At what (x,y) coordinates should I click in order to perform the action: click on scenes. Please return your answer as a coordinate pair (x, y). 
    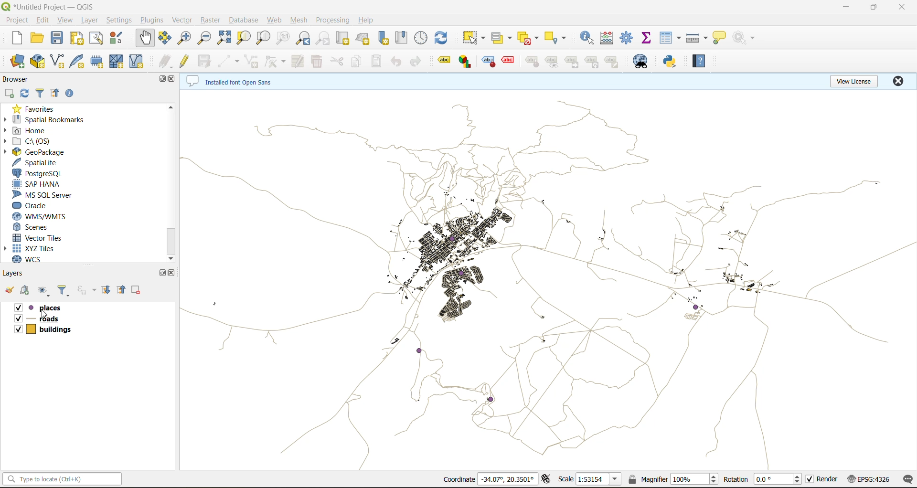
    Looking at the image, I should click on (48, 228).